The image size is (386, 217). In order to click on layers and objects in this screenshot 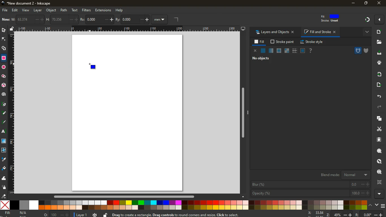, I will do `click(275, 32)`.